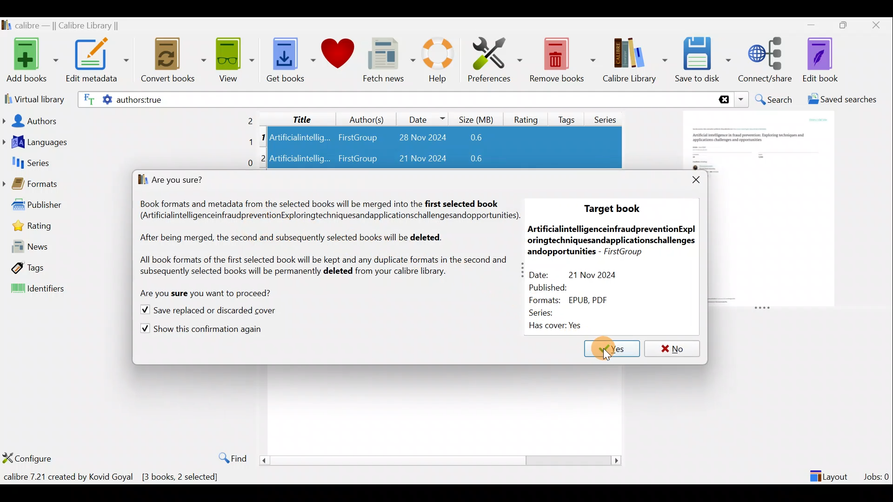 This screenshot has height=502, width=893. I want to click on Configure, so click(30, 458).